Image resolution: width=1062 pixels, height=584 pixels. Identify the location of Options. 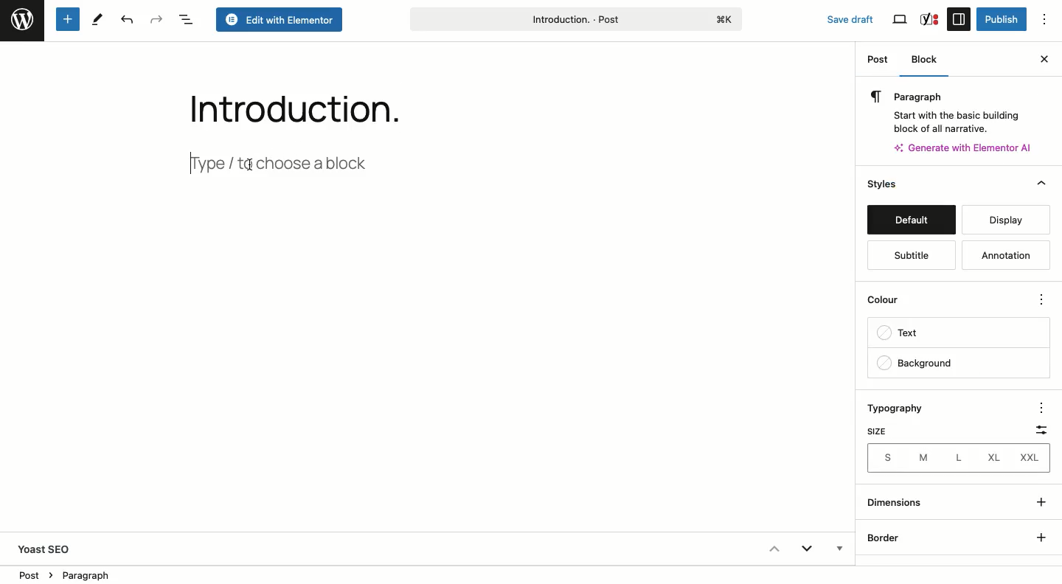
(1051, 20).